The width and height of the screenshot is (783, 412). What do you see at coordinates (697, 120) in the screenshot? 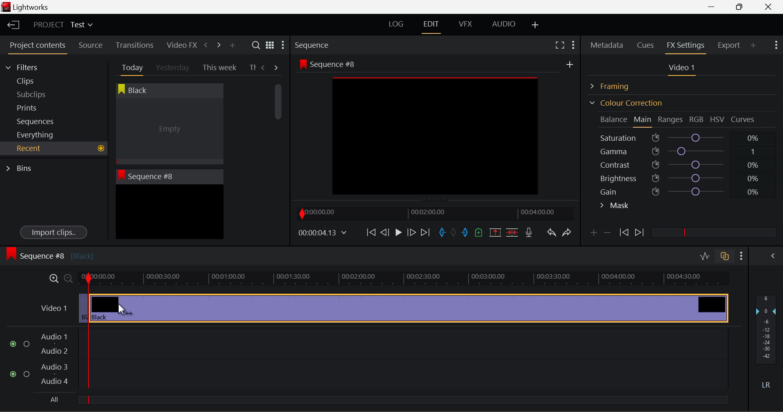
I see `RGB` at bounding box center [697, 120].